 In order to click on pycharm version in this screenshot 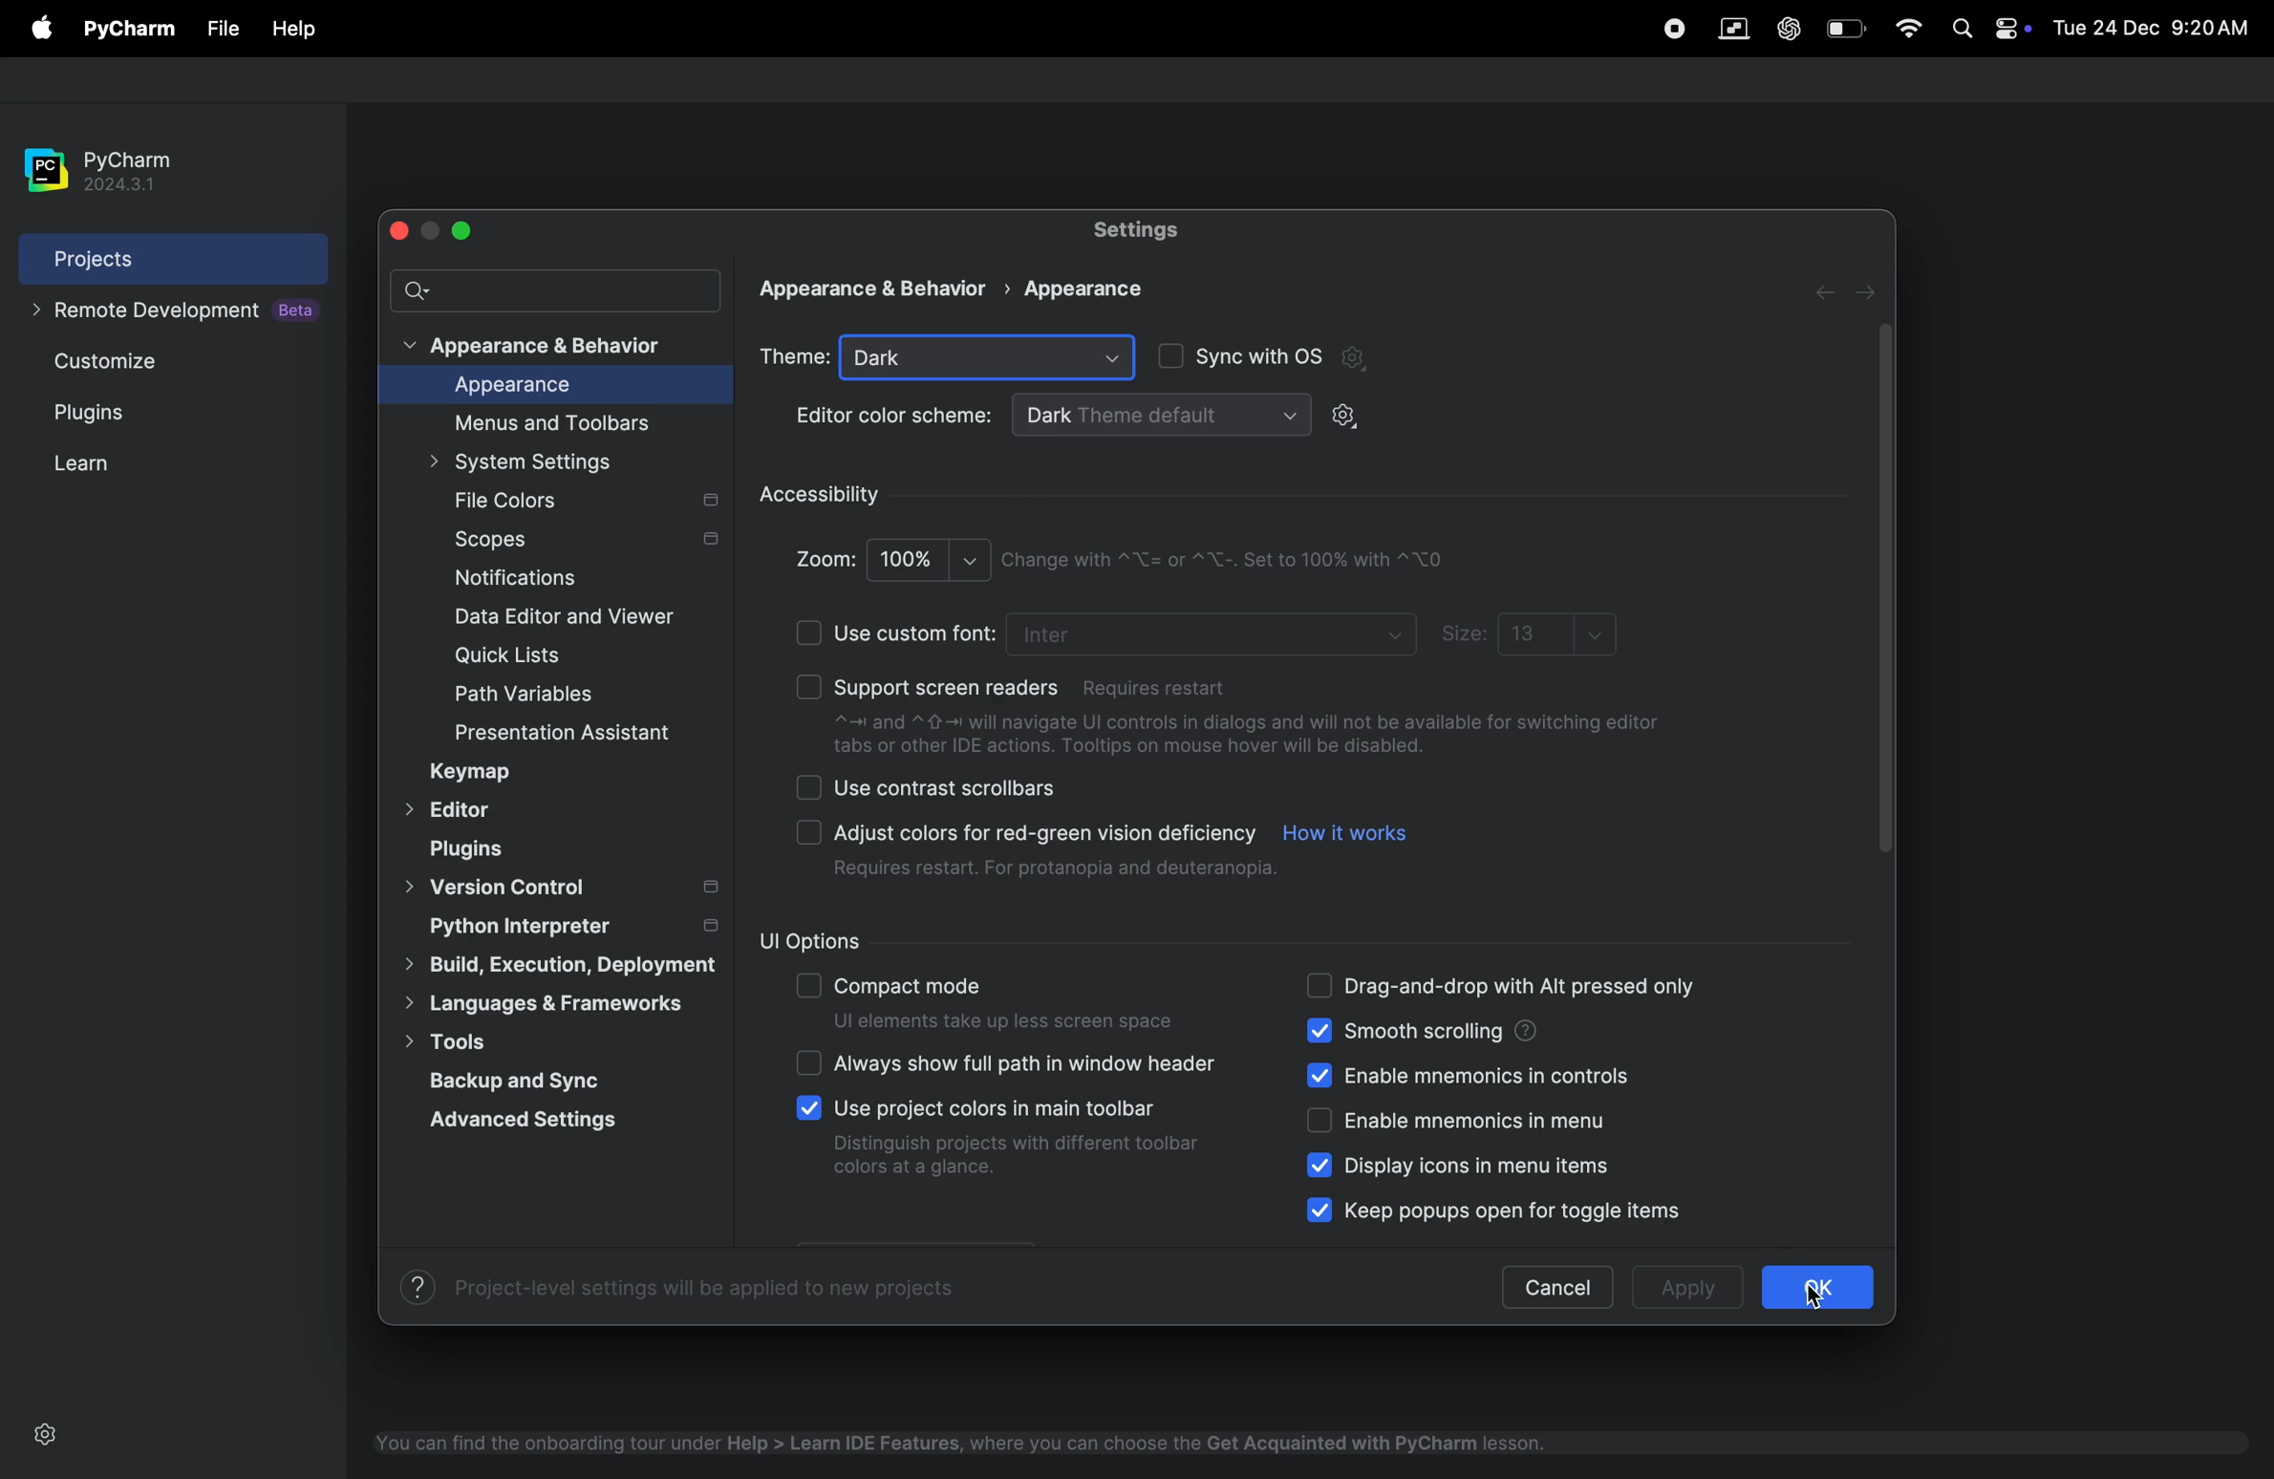, I will do `click(116, 171)`.